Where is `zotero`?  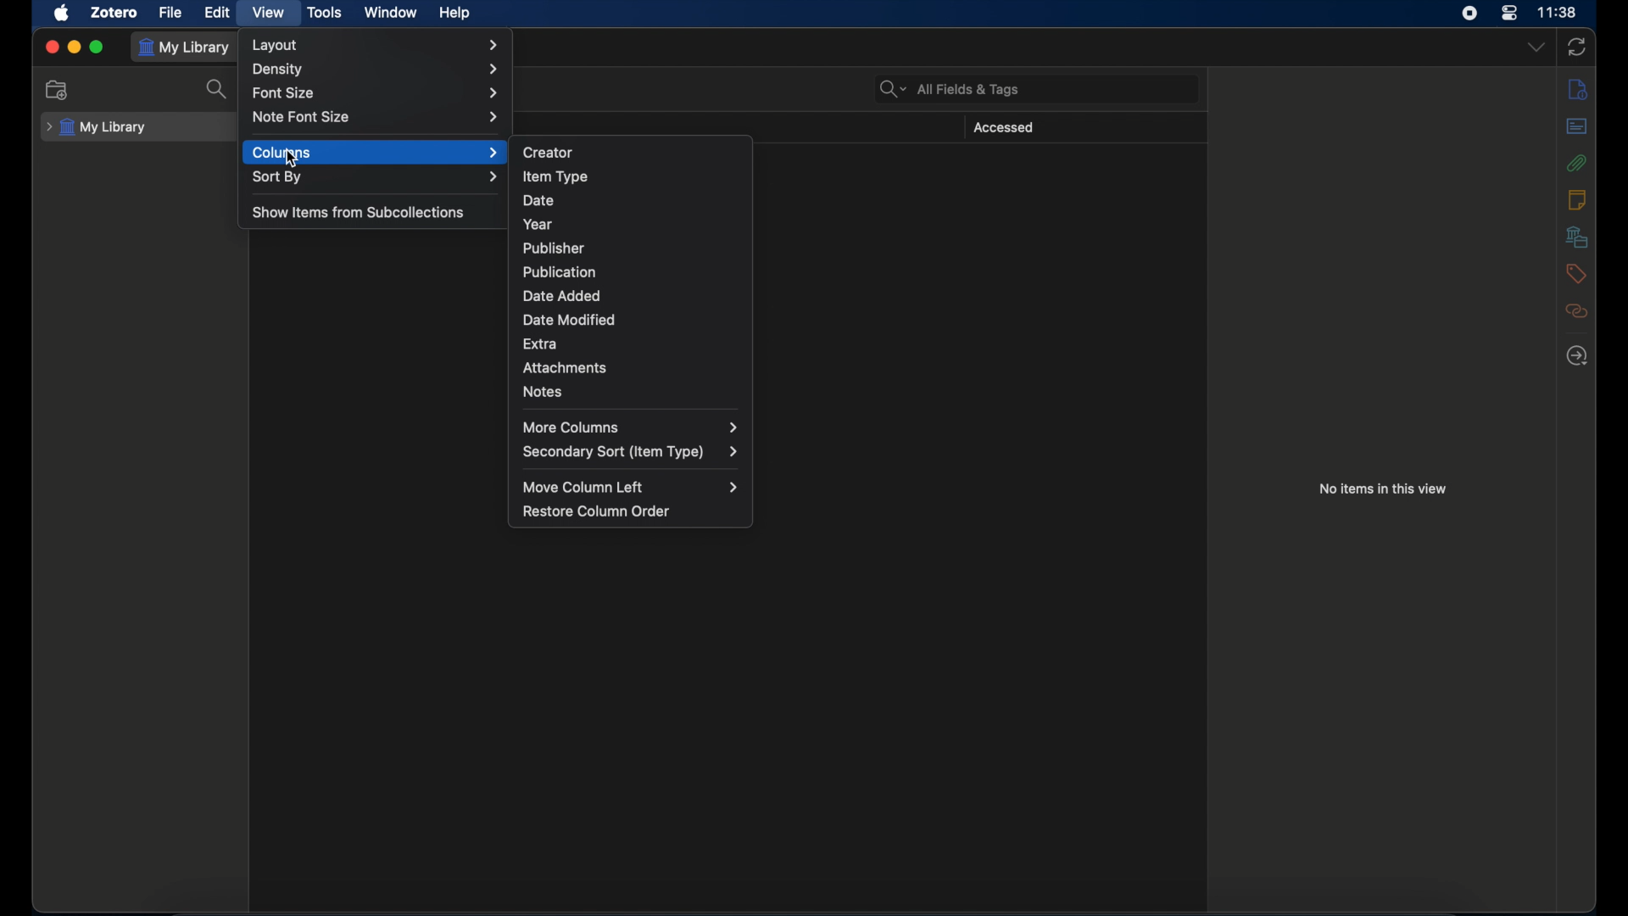
zotero is located at coordinates (116, 12).